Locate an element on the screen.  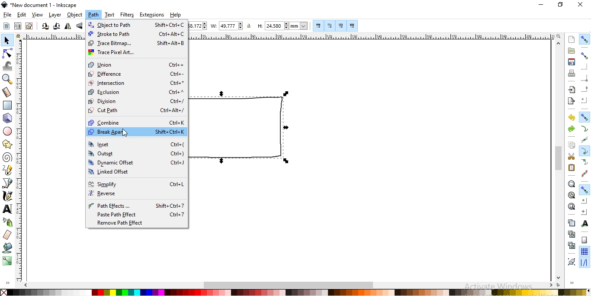
restore down is located at coordinates (560, 5).